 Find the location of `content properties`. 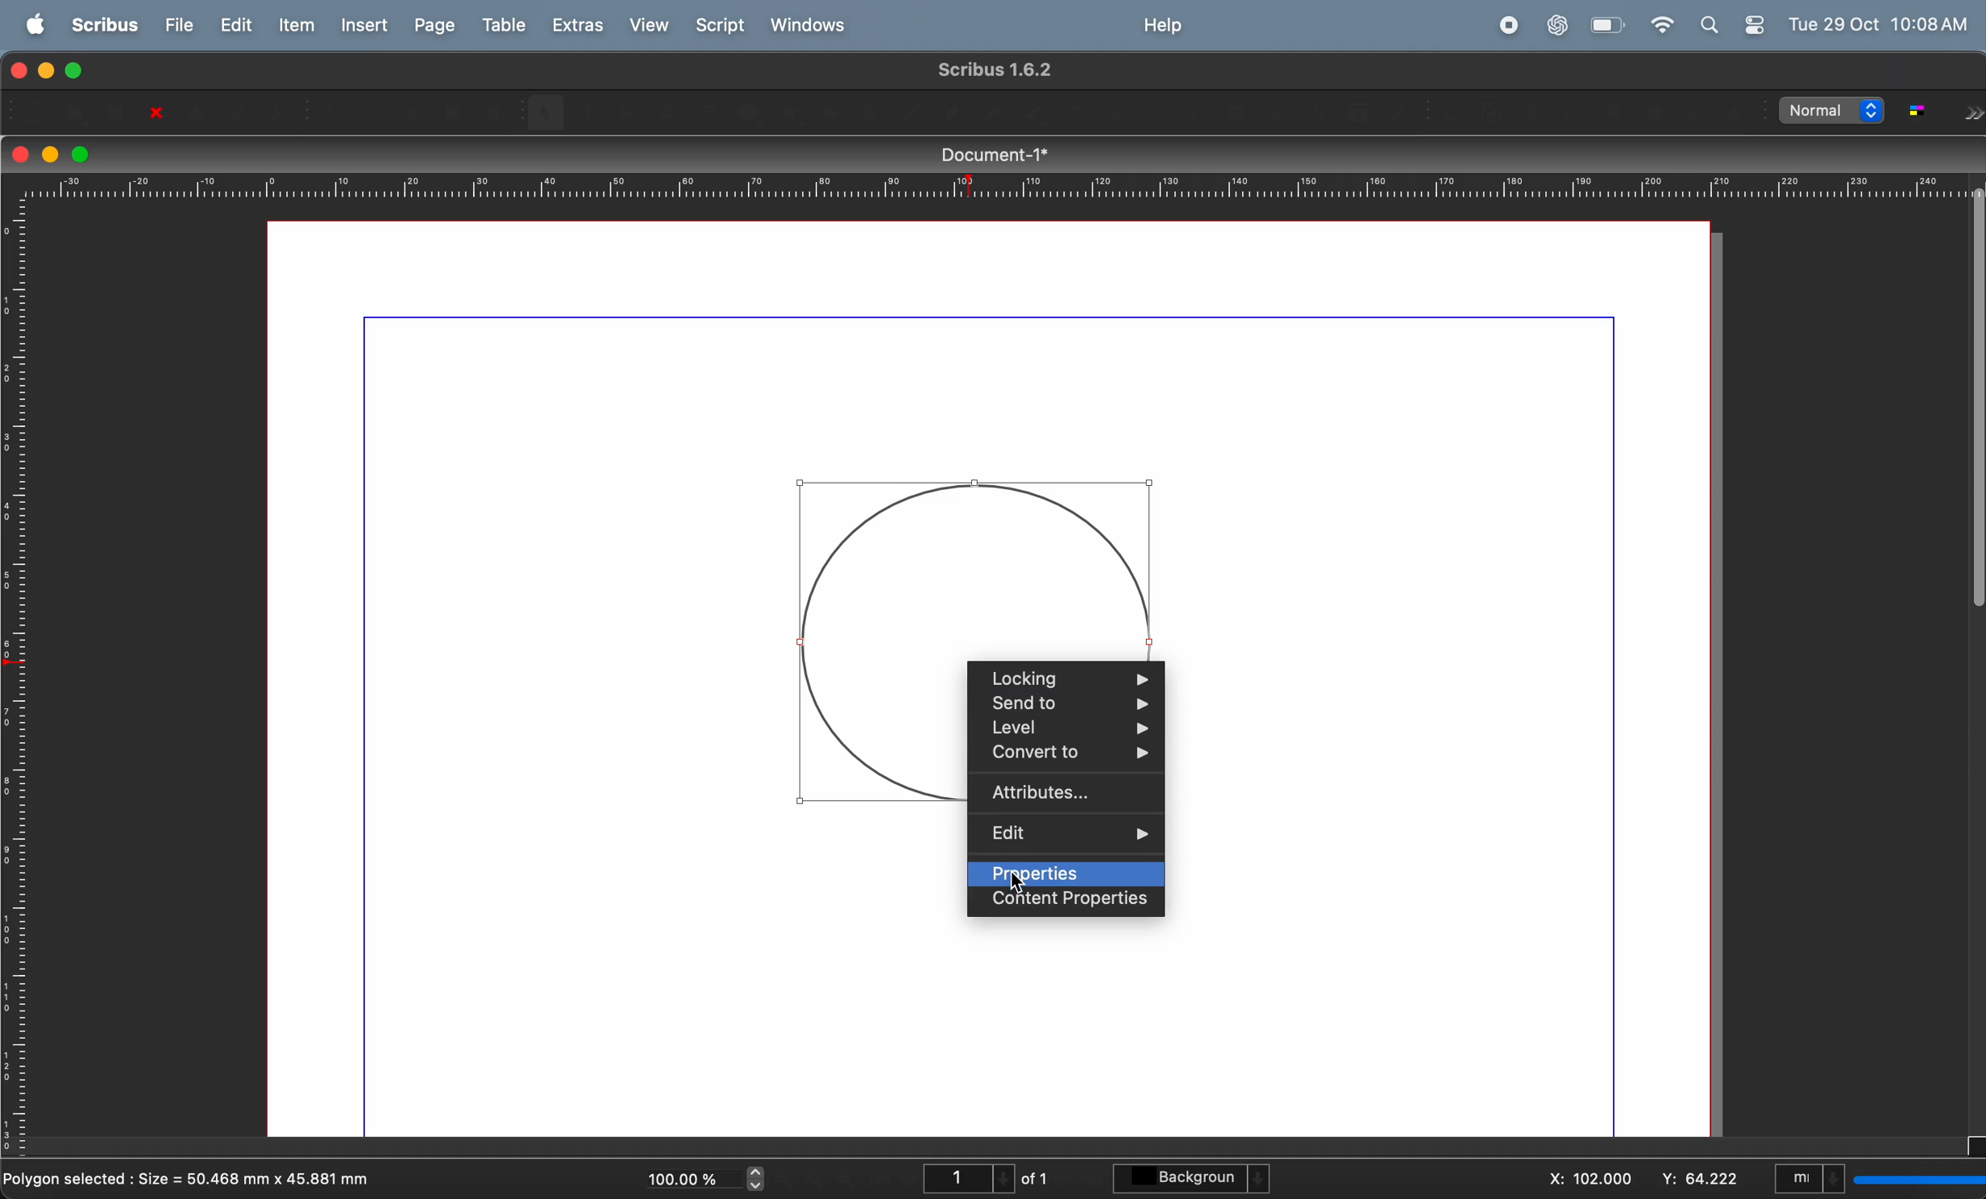

content properties is located at coordinates (1068, 904).